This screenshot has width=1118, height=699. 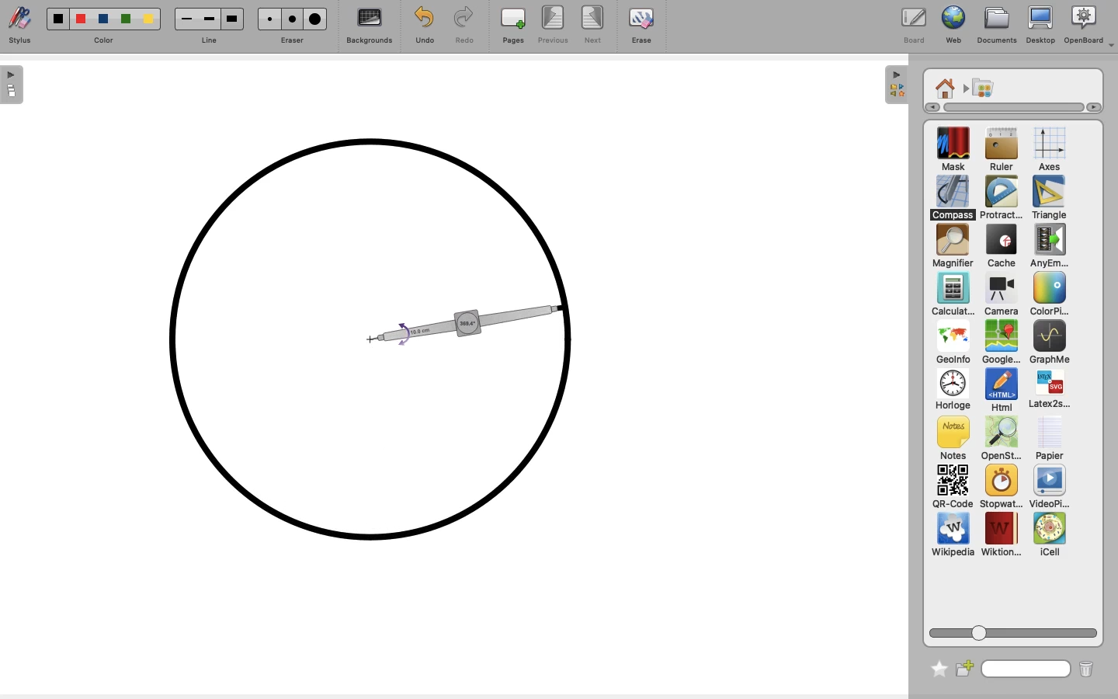 What do you see at coordinates (78, 18) in the screenshot?
I see `color2` at bounding box center [78, 18].